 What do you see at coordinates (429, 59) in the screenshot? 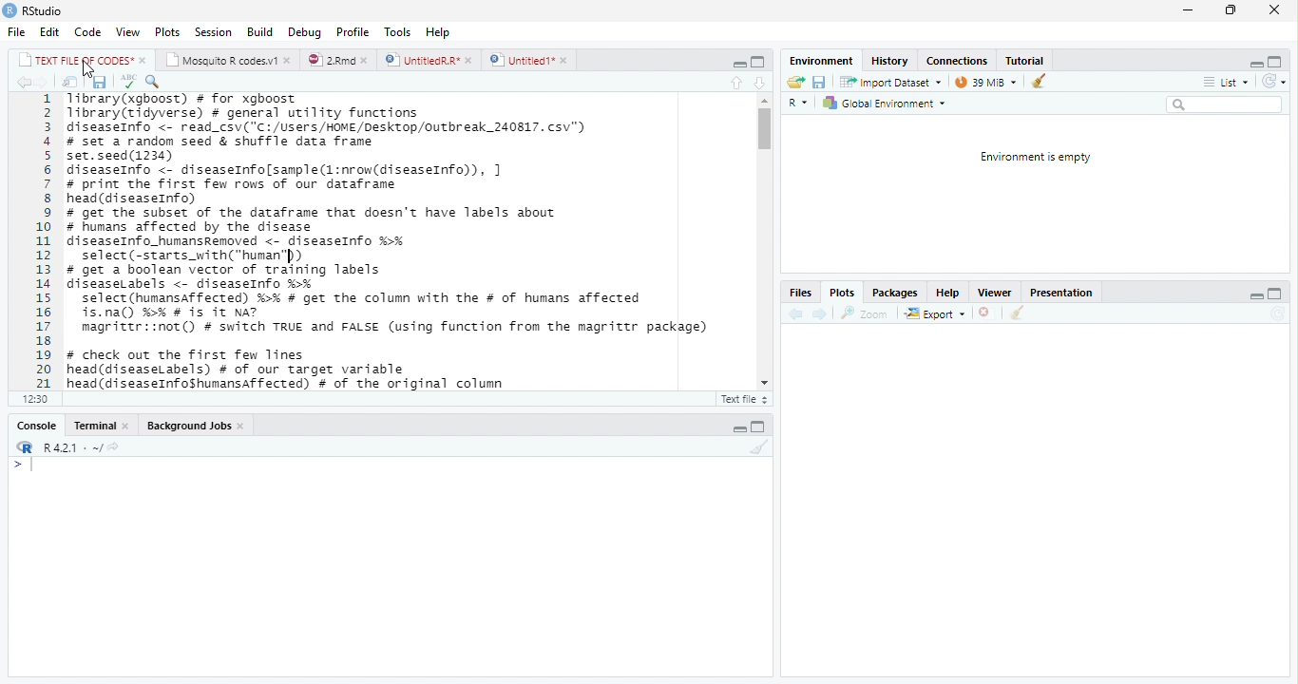
I see `UntitiedR.R* ` at bounding box center [429, 59].